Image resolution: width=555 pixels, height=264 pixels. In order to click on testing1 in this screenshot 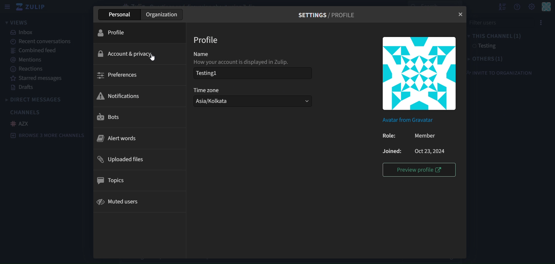, I will do `click(229, 73)`.